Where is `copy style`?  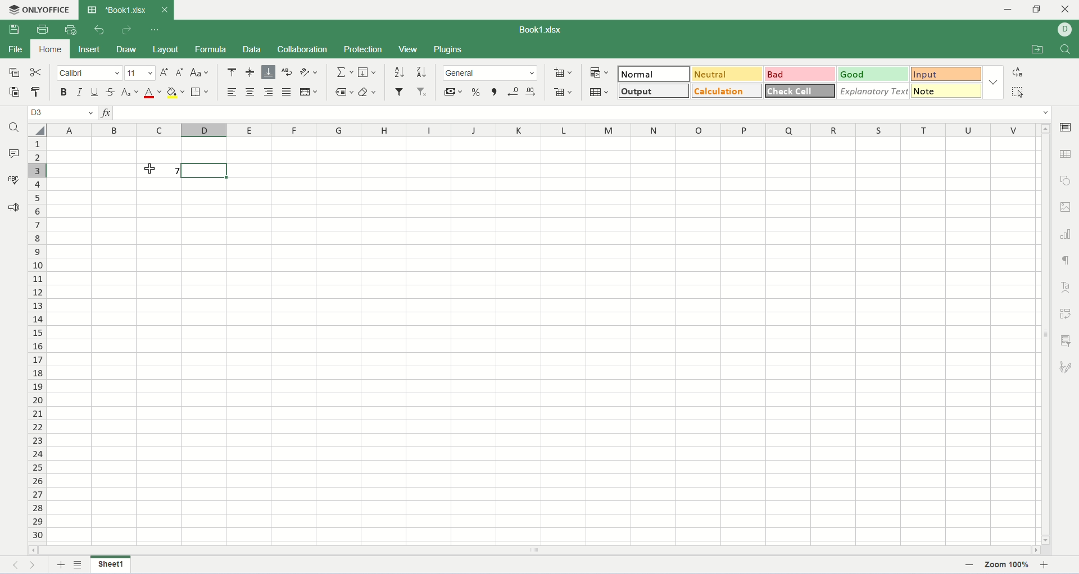
copy style is located at coordinates (37, 92).